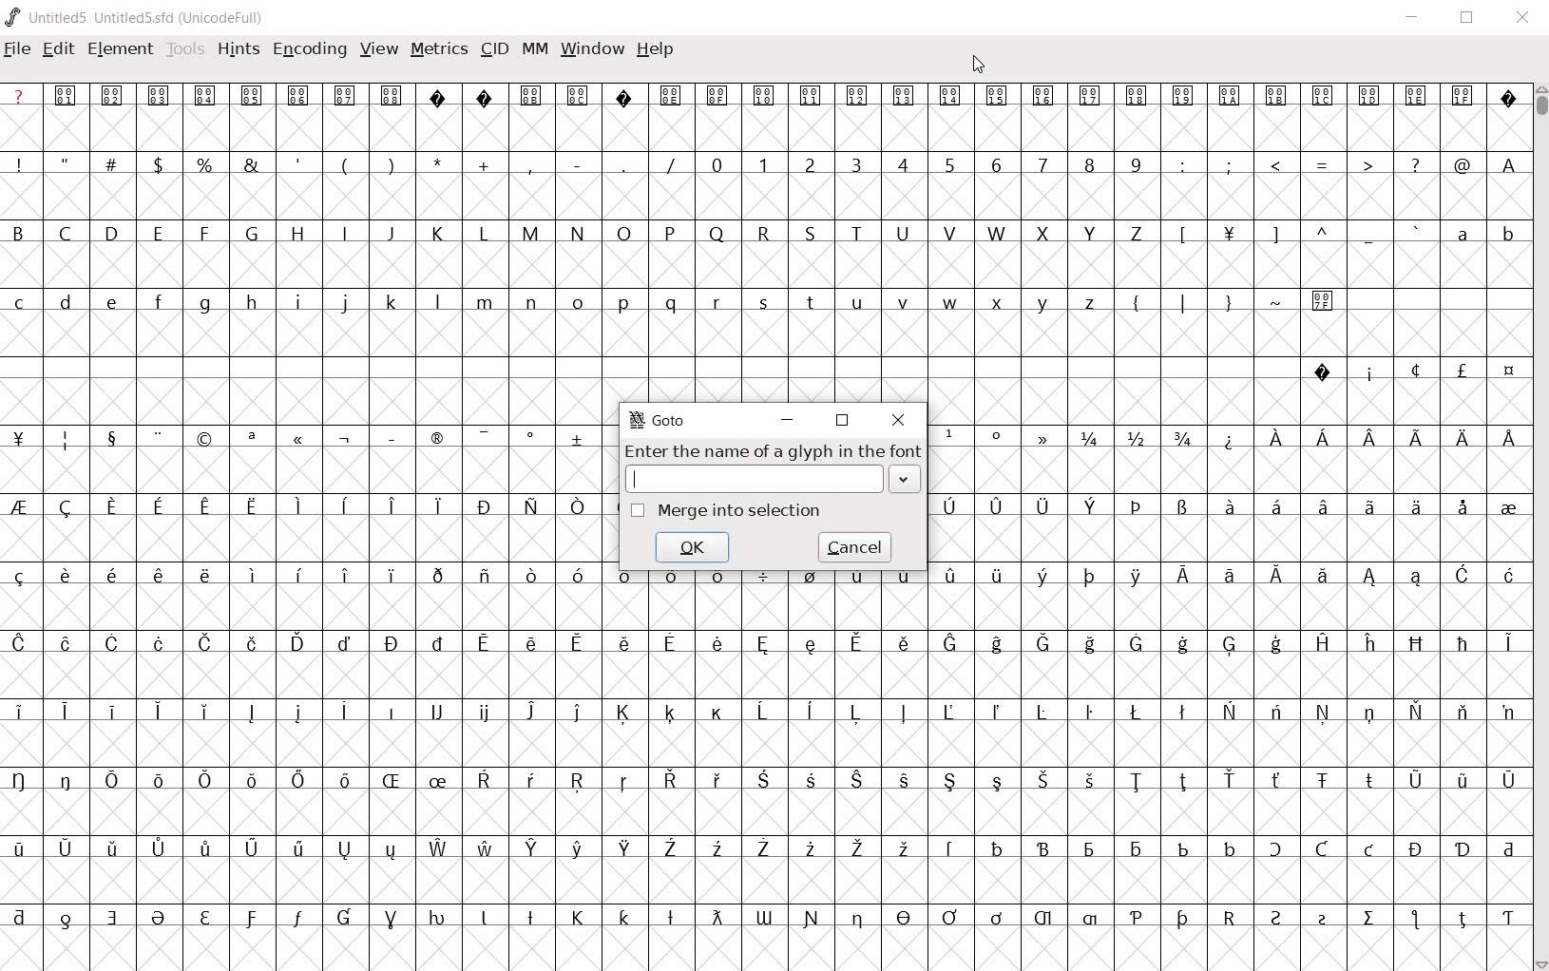 This screenshot has width=1549, height=971. Describe the element at coordinates (157, 233) in the screenshot. I see `E` at that location.